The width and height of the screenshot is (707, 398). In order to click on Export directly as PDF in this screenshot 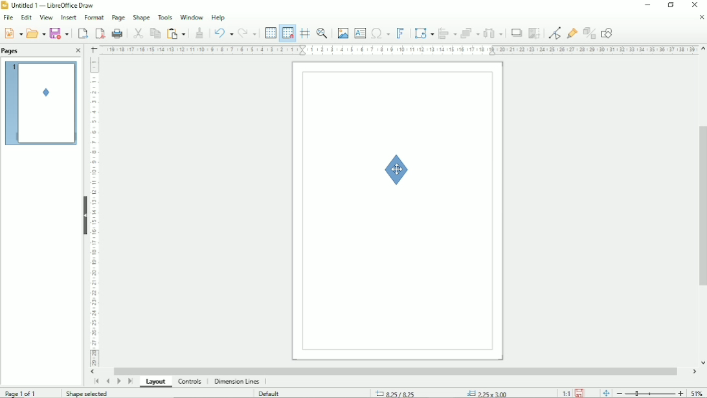, I will do `click(98, 32)`.